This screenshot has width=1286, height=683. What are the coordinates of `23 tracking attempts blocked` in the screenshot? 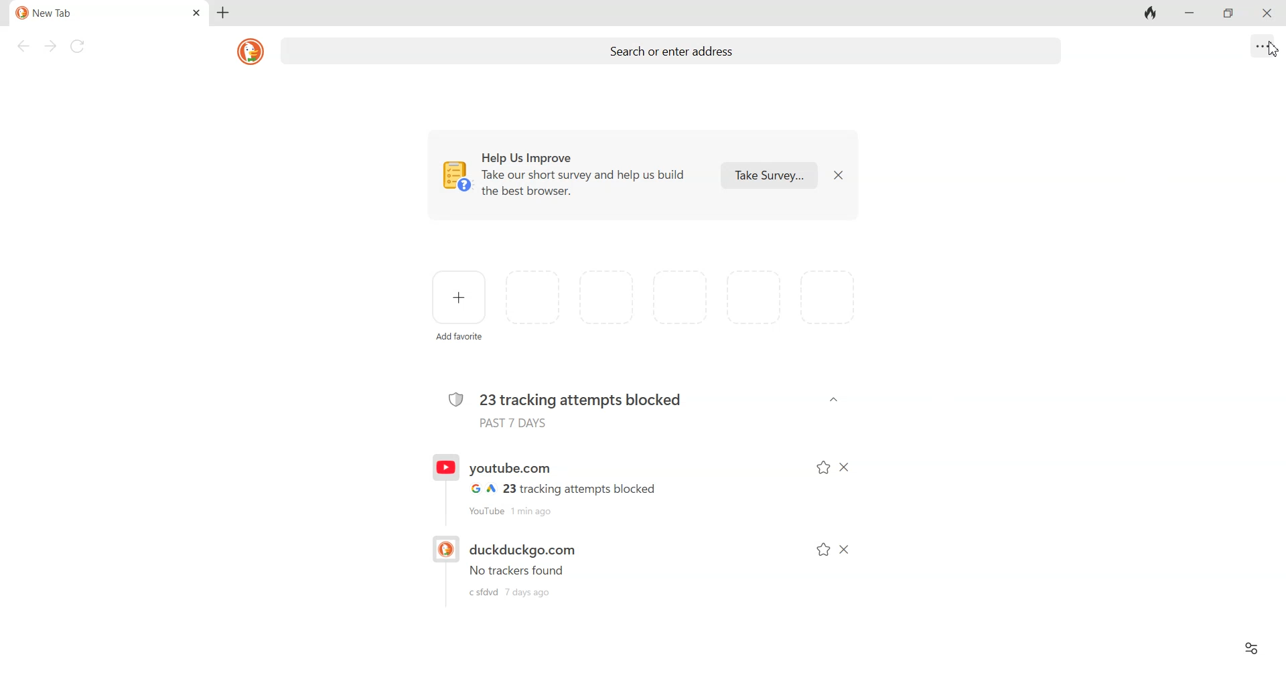 It's located at (565, 406).